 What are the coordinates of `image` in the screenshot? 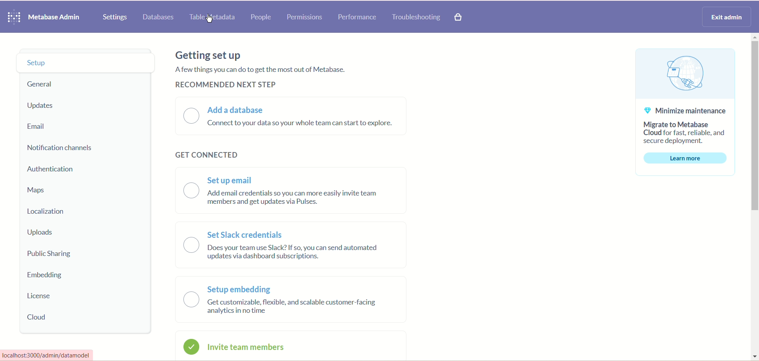 It's located at (685, 74).